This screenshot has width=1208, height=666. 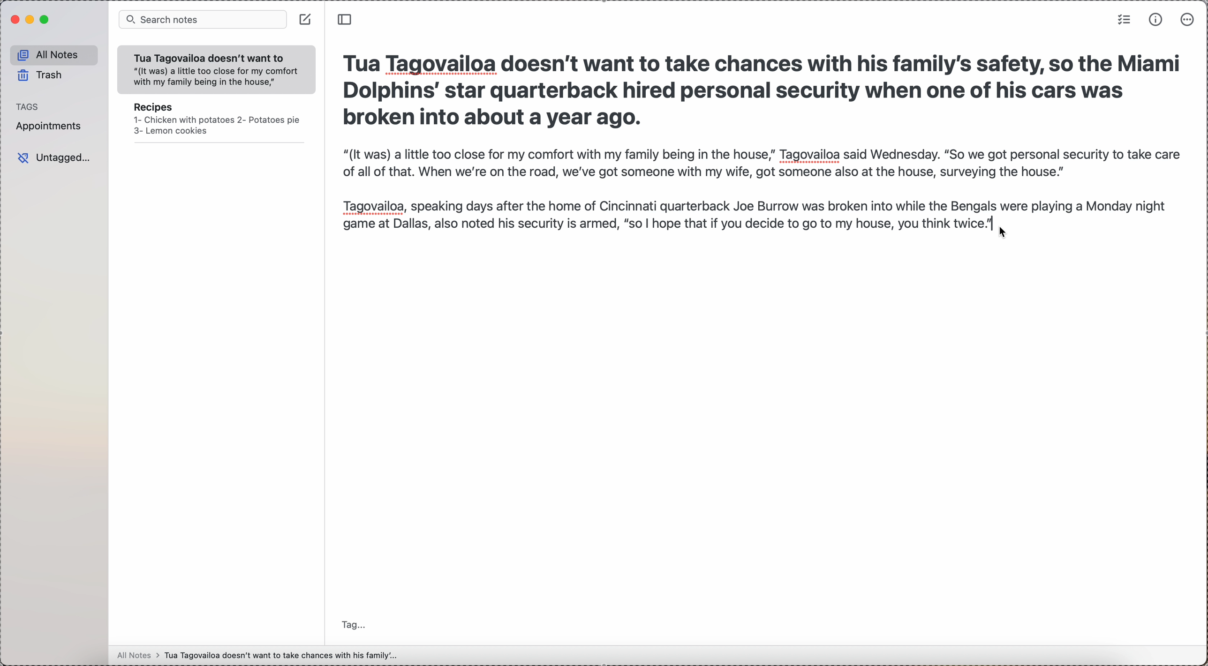 I want to click on appointments, so click(x=53, y=126).